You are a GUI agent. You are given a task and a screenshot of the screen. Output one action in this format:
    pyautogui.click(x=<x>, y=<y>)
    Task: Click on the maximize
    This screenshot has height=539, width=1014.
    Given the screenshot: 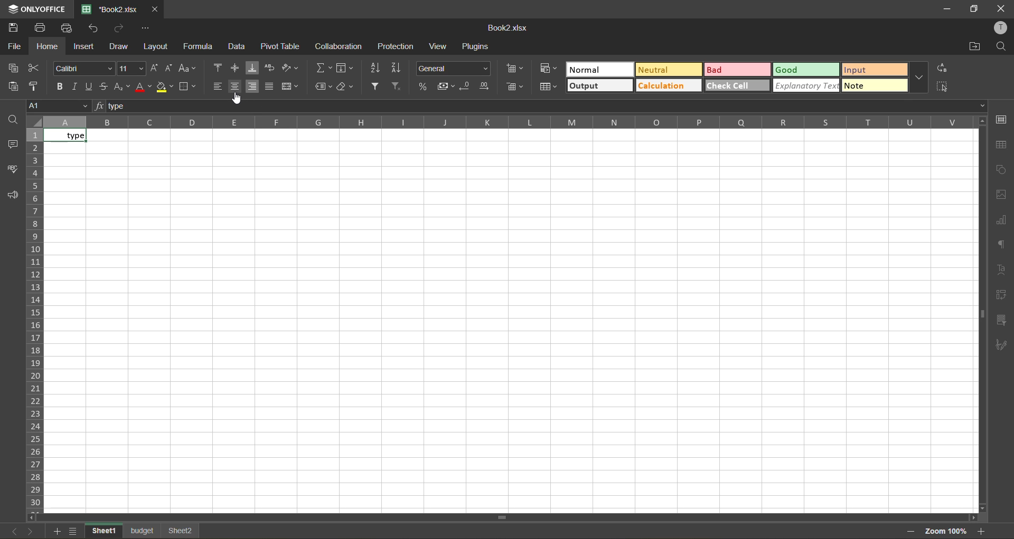 What is the action you would take?
    pyautogui.click(x=973, y=9)
    